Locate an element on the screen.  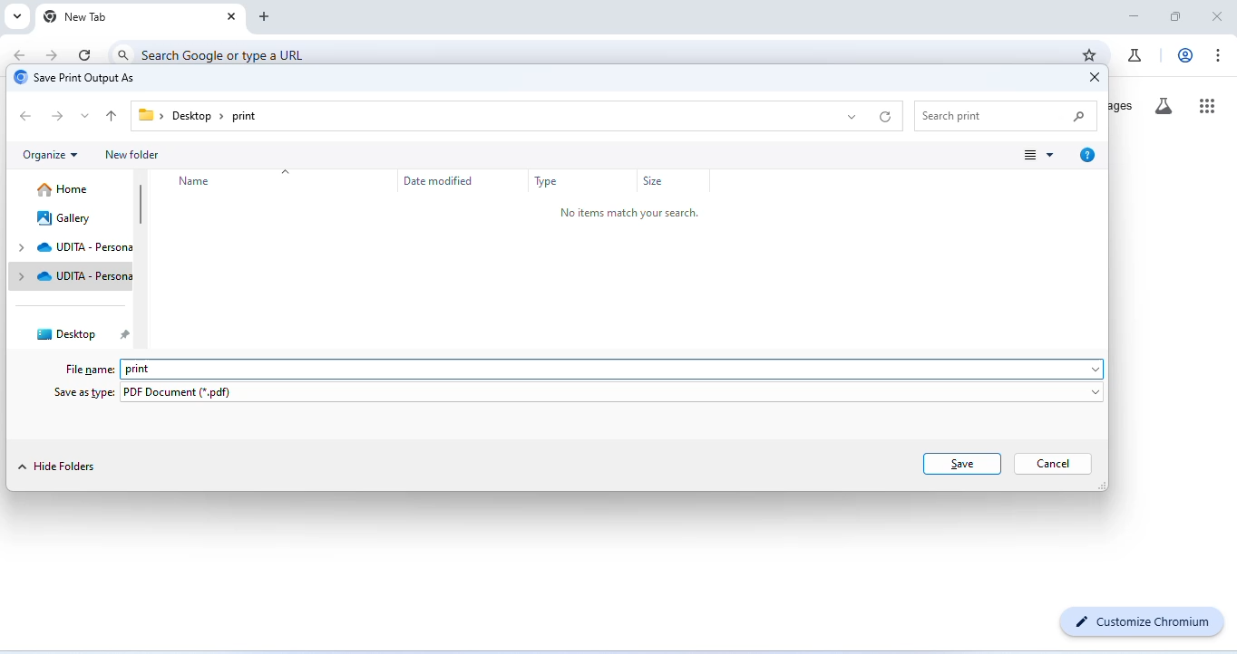
save as type is located at coordinates (83, 394).